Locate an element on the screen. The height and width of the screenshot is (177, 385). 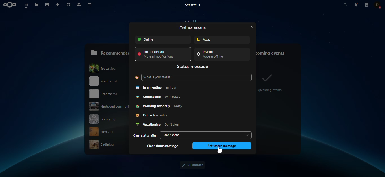
out sick is located at coordinates (155, 116).